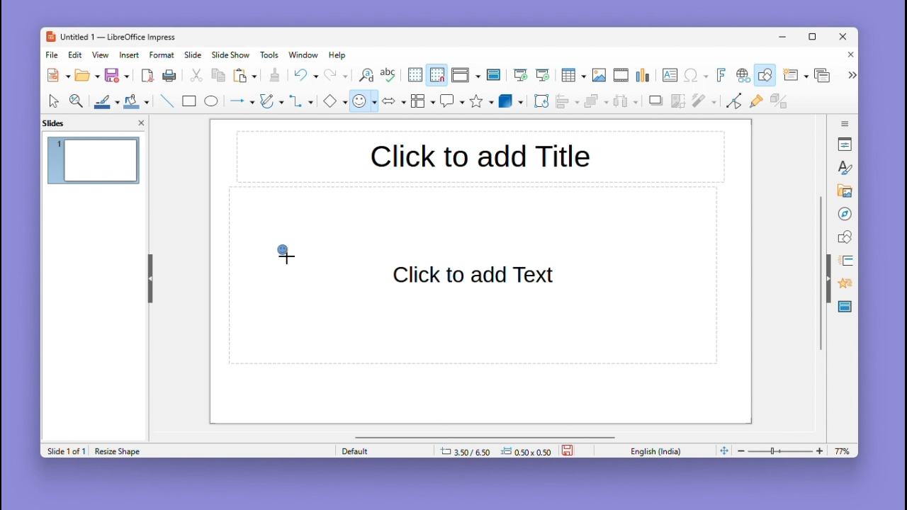 The height and width of the screenshot is (510, 907). What do you see at coordinates (703, 105) in the screenshot?
I see `Filter` at bounding box center [703, 105].